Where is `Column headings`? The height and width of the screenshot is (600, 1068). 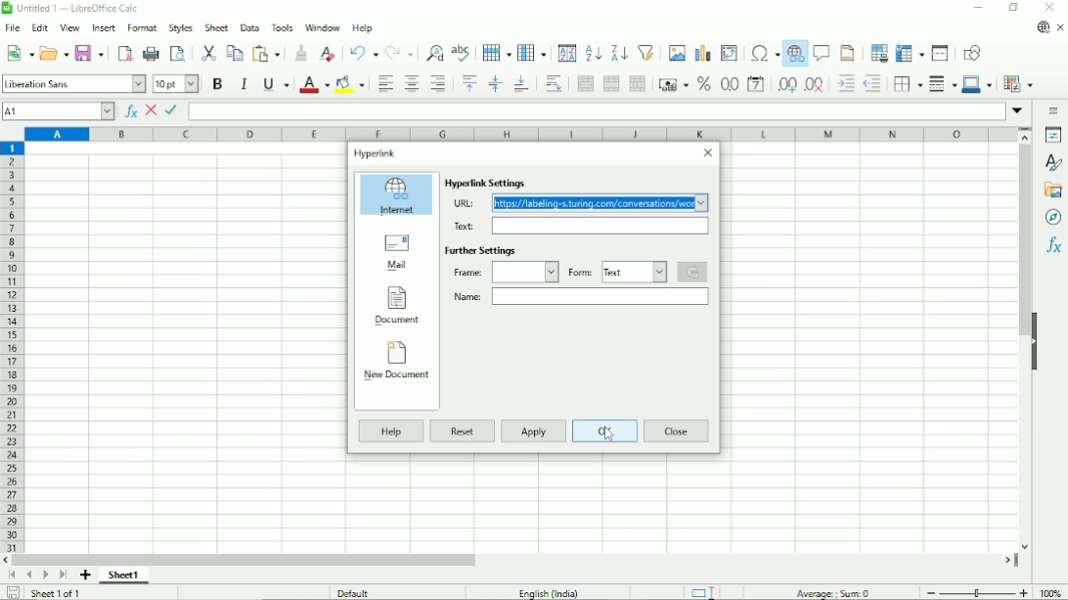
Column headings is located at coordinates (521, 135).